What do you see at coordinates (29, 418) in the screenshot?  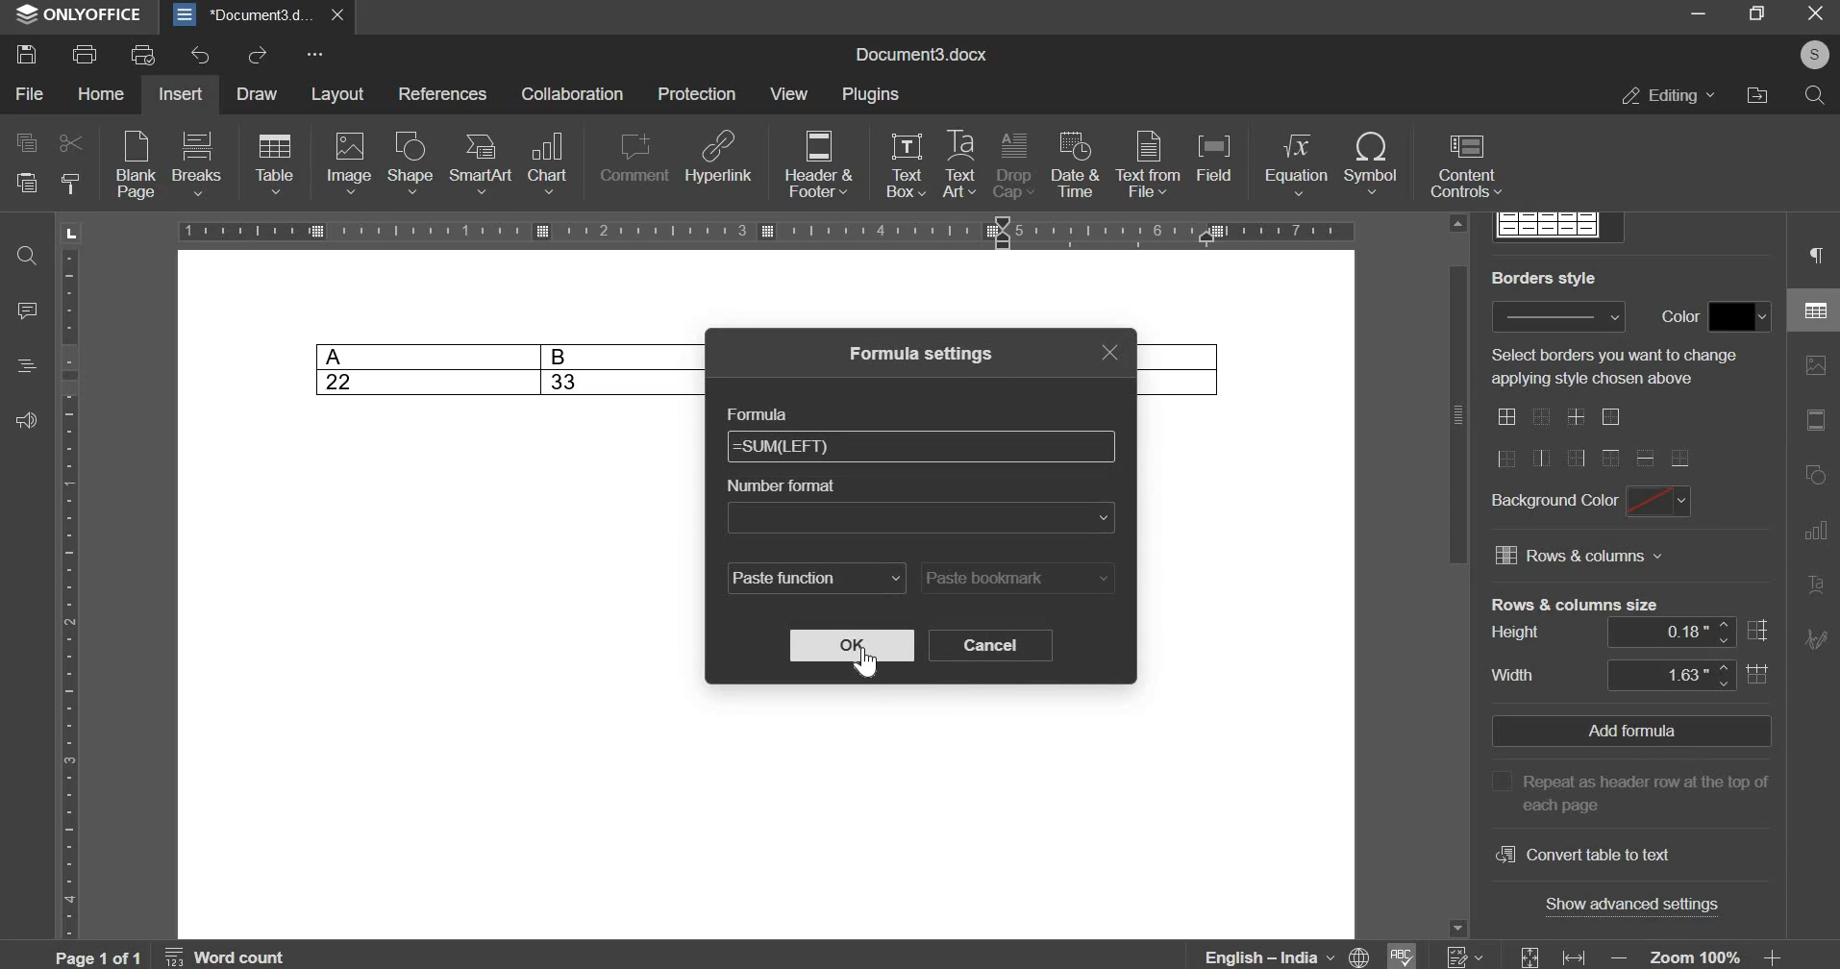 I see `feedback` at bounding box center [29, 418].